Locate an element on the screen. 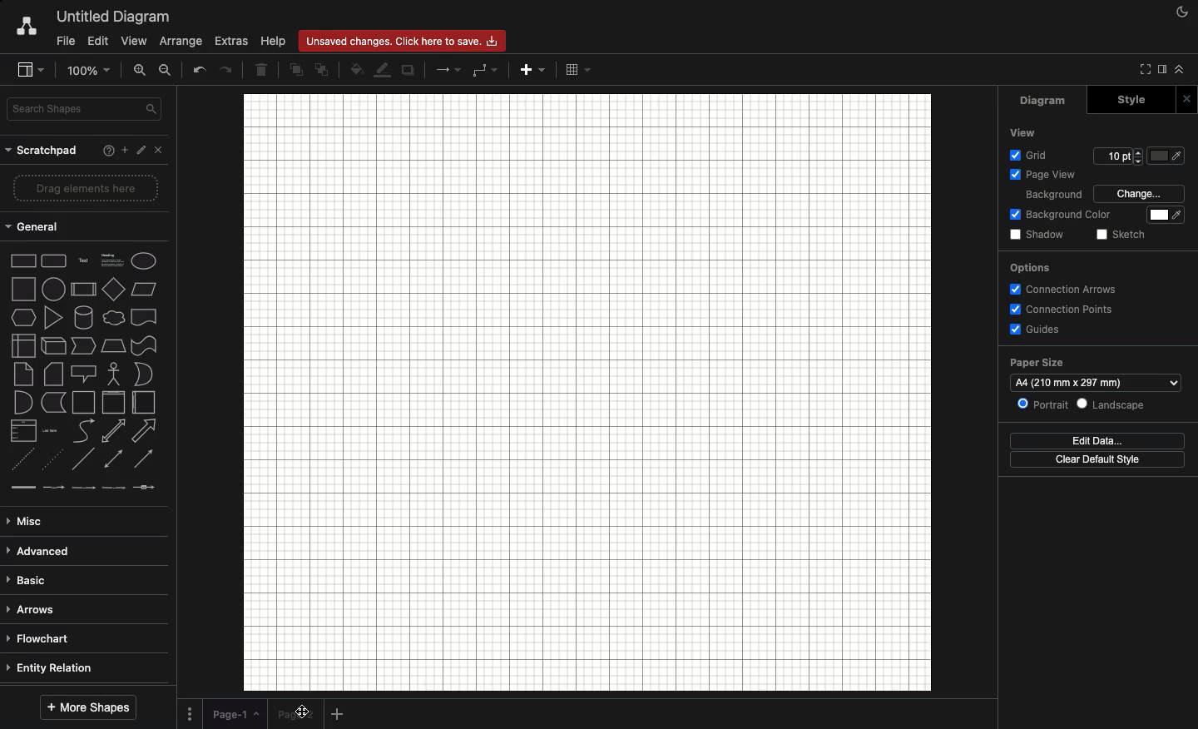 This screenshot has width=1198, height=729. Canvas is located at coordinates (587, 390).